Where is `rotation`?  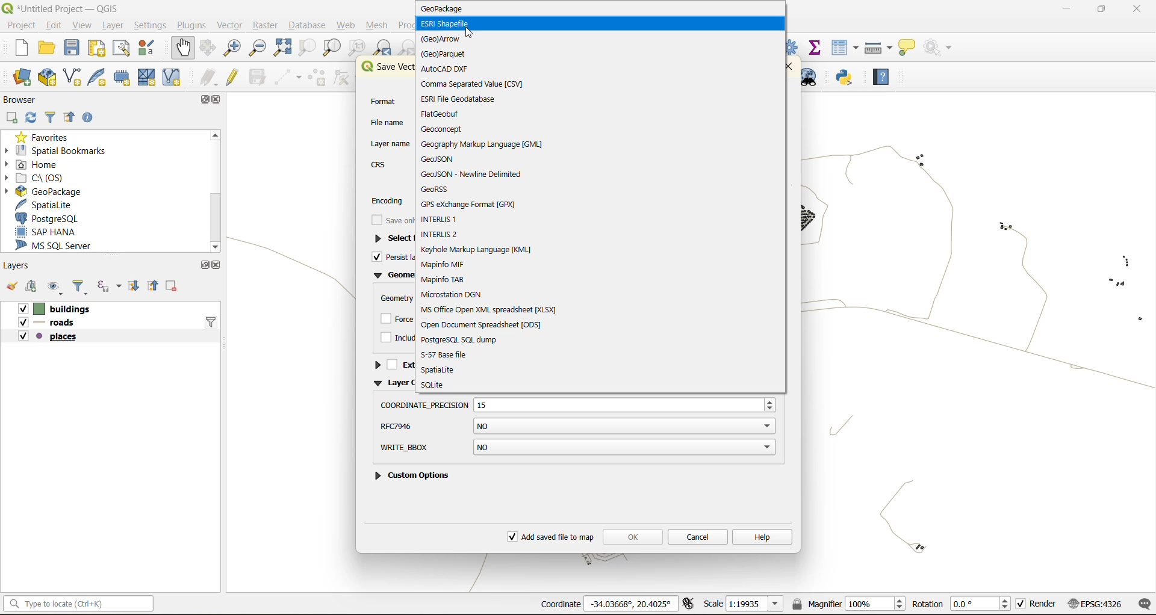
rotation is located at coordinates (962, 605).